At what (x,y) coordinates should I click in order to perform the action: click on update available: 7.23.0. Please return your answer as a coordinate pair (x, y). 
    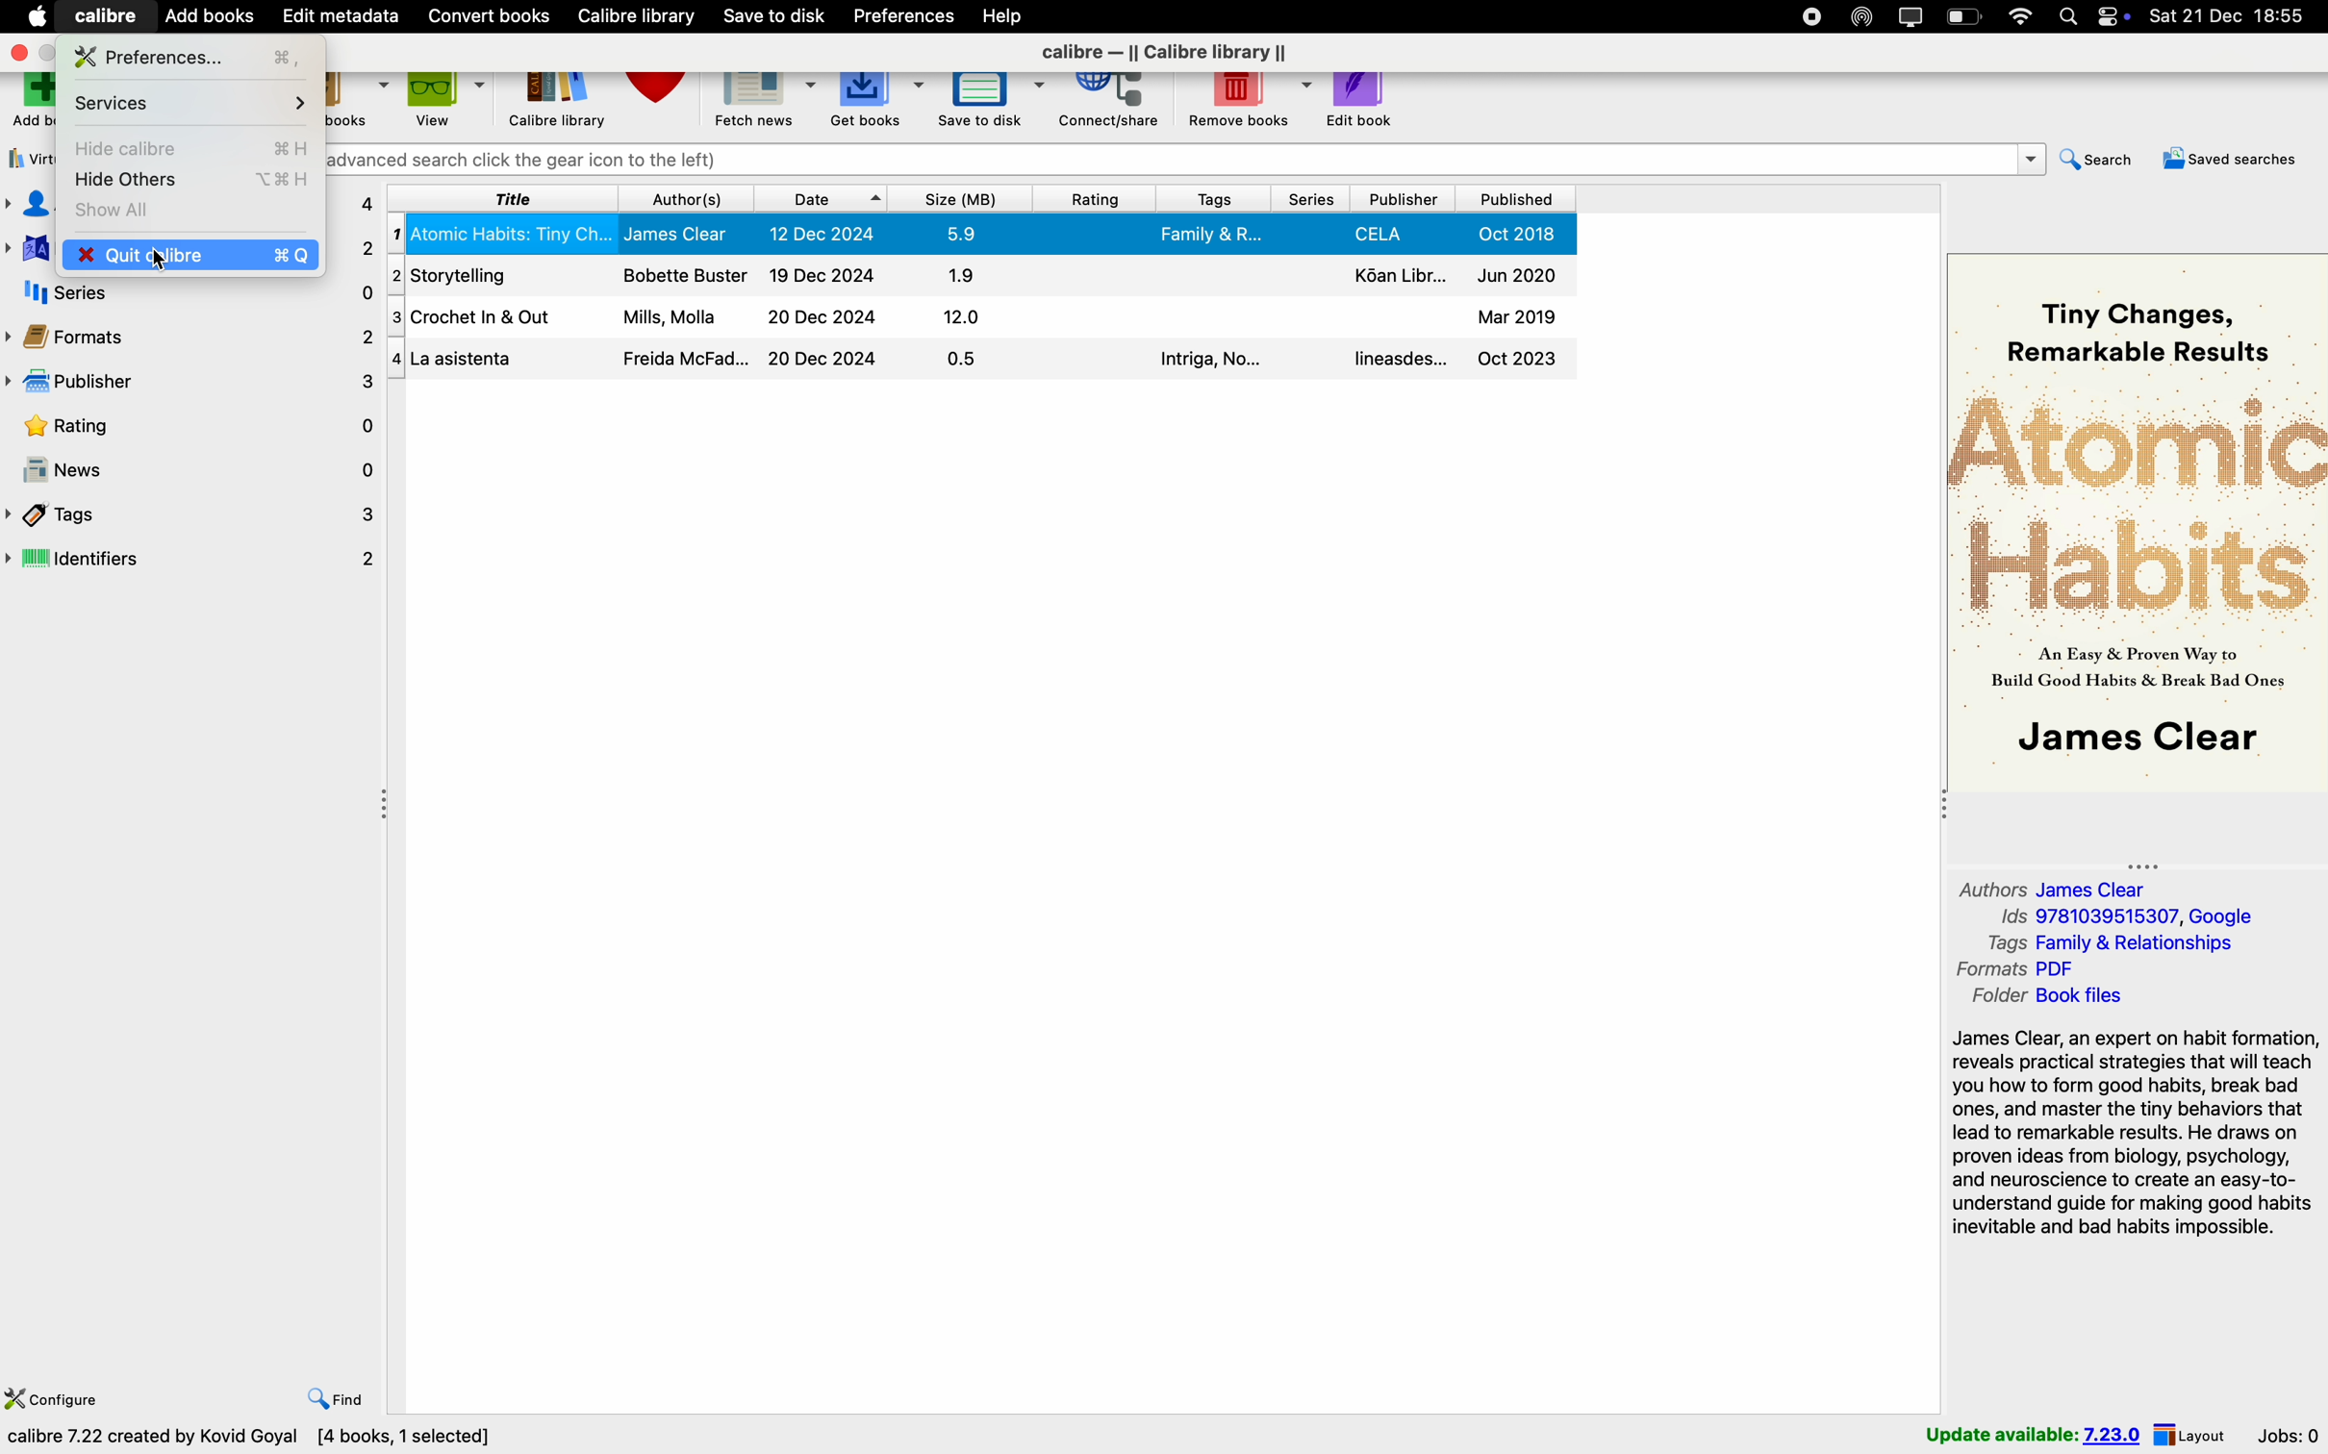
    Looking at the image, I should click on (2031, 1432).